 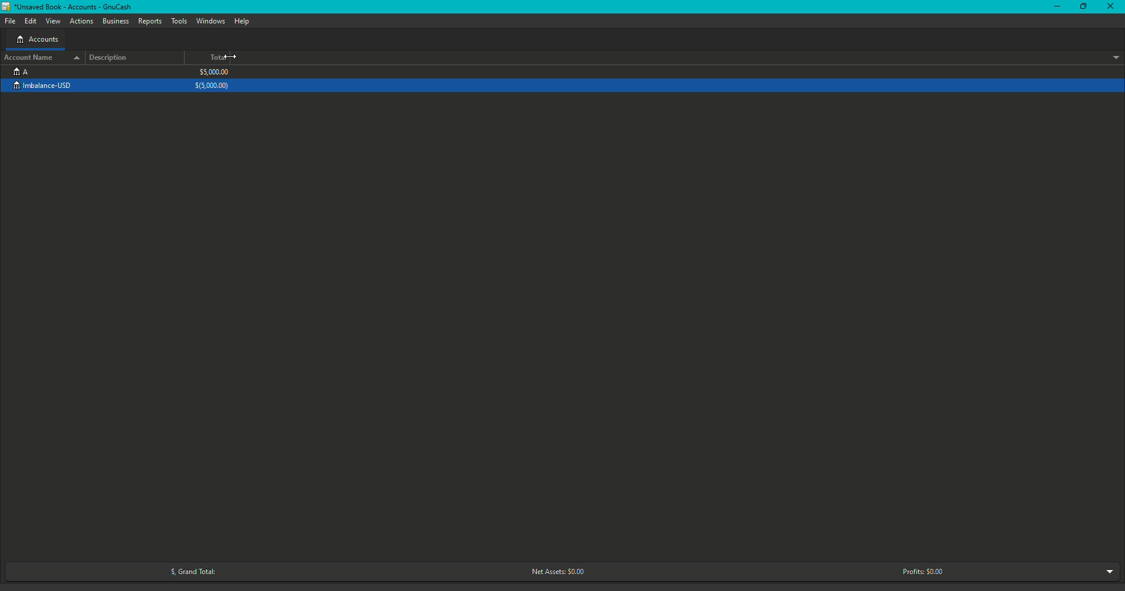 What do you see at coordinates (555, 572) in the screenshot?
I see `Net Assets` at bounding box center [555, 572].